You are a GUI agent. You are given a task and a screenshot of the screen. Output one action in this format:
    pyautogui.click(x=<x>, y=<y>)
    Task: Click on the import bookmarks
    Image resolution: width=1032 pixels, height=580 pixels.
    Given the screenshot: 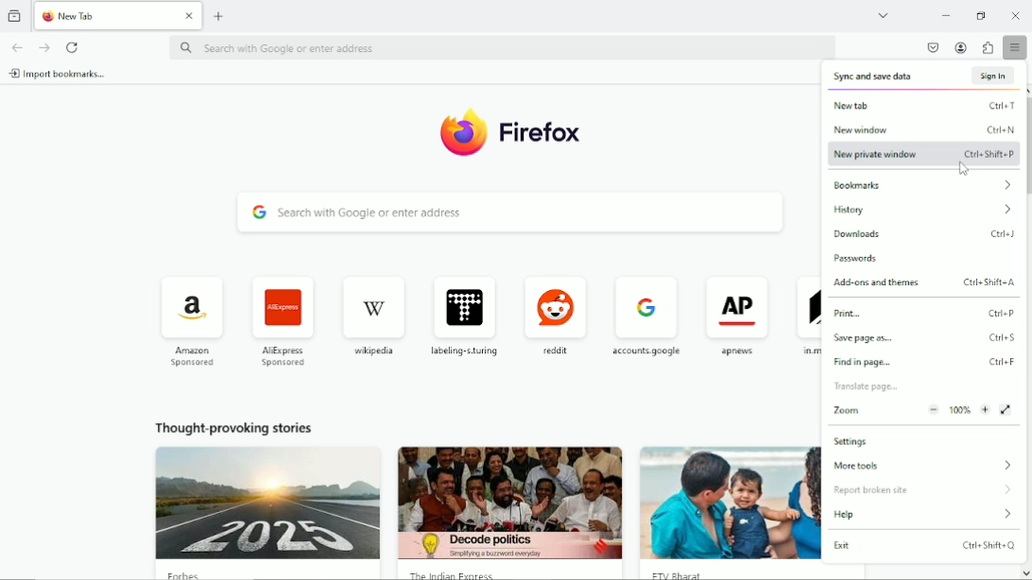 What is the action you would take?
    pyautogui.click(x=57, y=74)
    